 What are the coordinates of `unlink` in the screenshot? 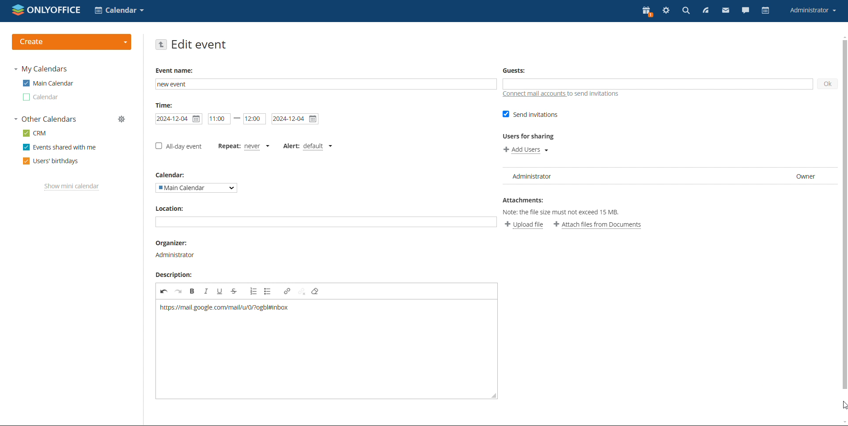 It's located at (301, 291).